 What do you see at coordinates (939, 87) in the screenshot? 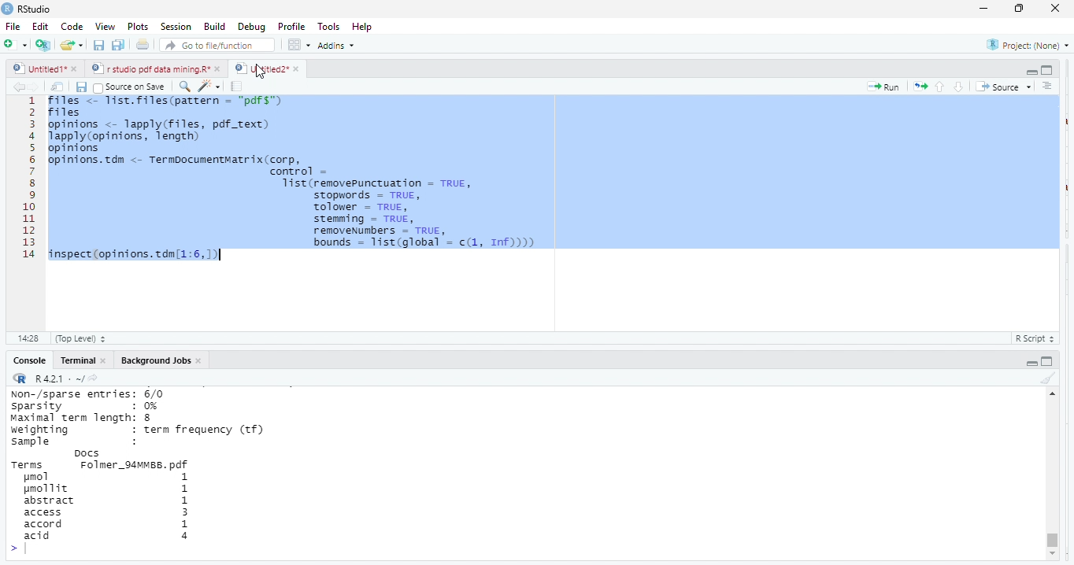
I see `go to previous section/chunk` at bounding box center [939, 87].